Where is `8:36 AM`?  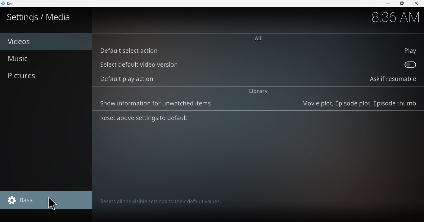 8:36 AM is located at coordinates (395, 18).